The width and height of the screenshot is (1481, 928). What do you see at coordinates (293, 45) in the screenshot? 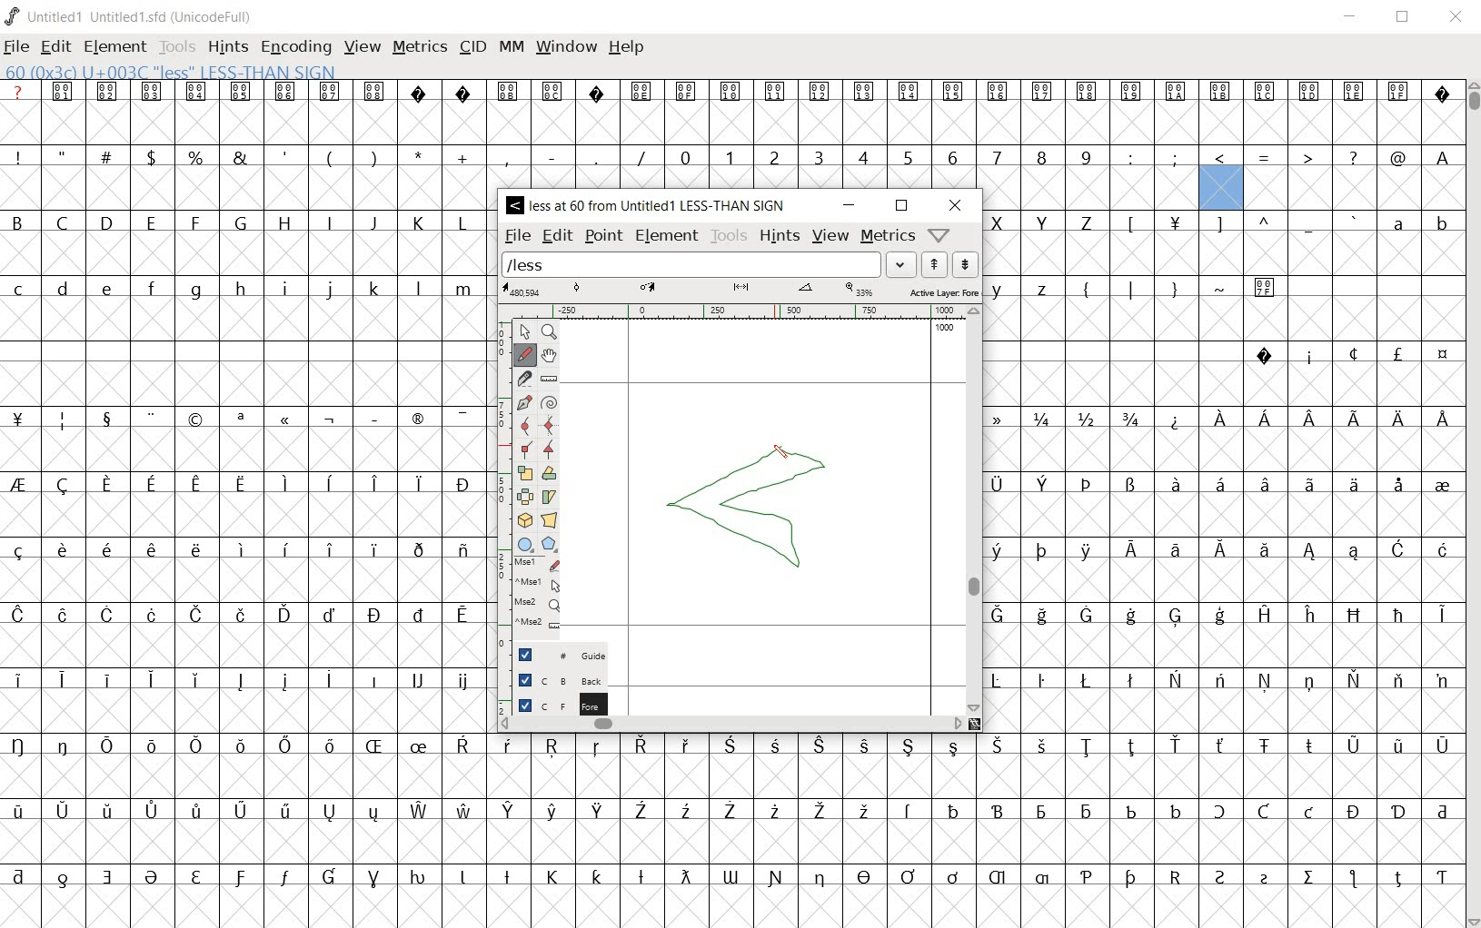
I see `encoding` at bounding box center [293, 45].